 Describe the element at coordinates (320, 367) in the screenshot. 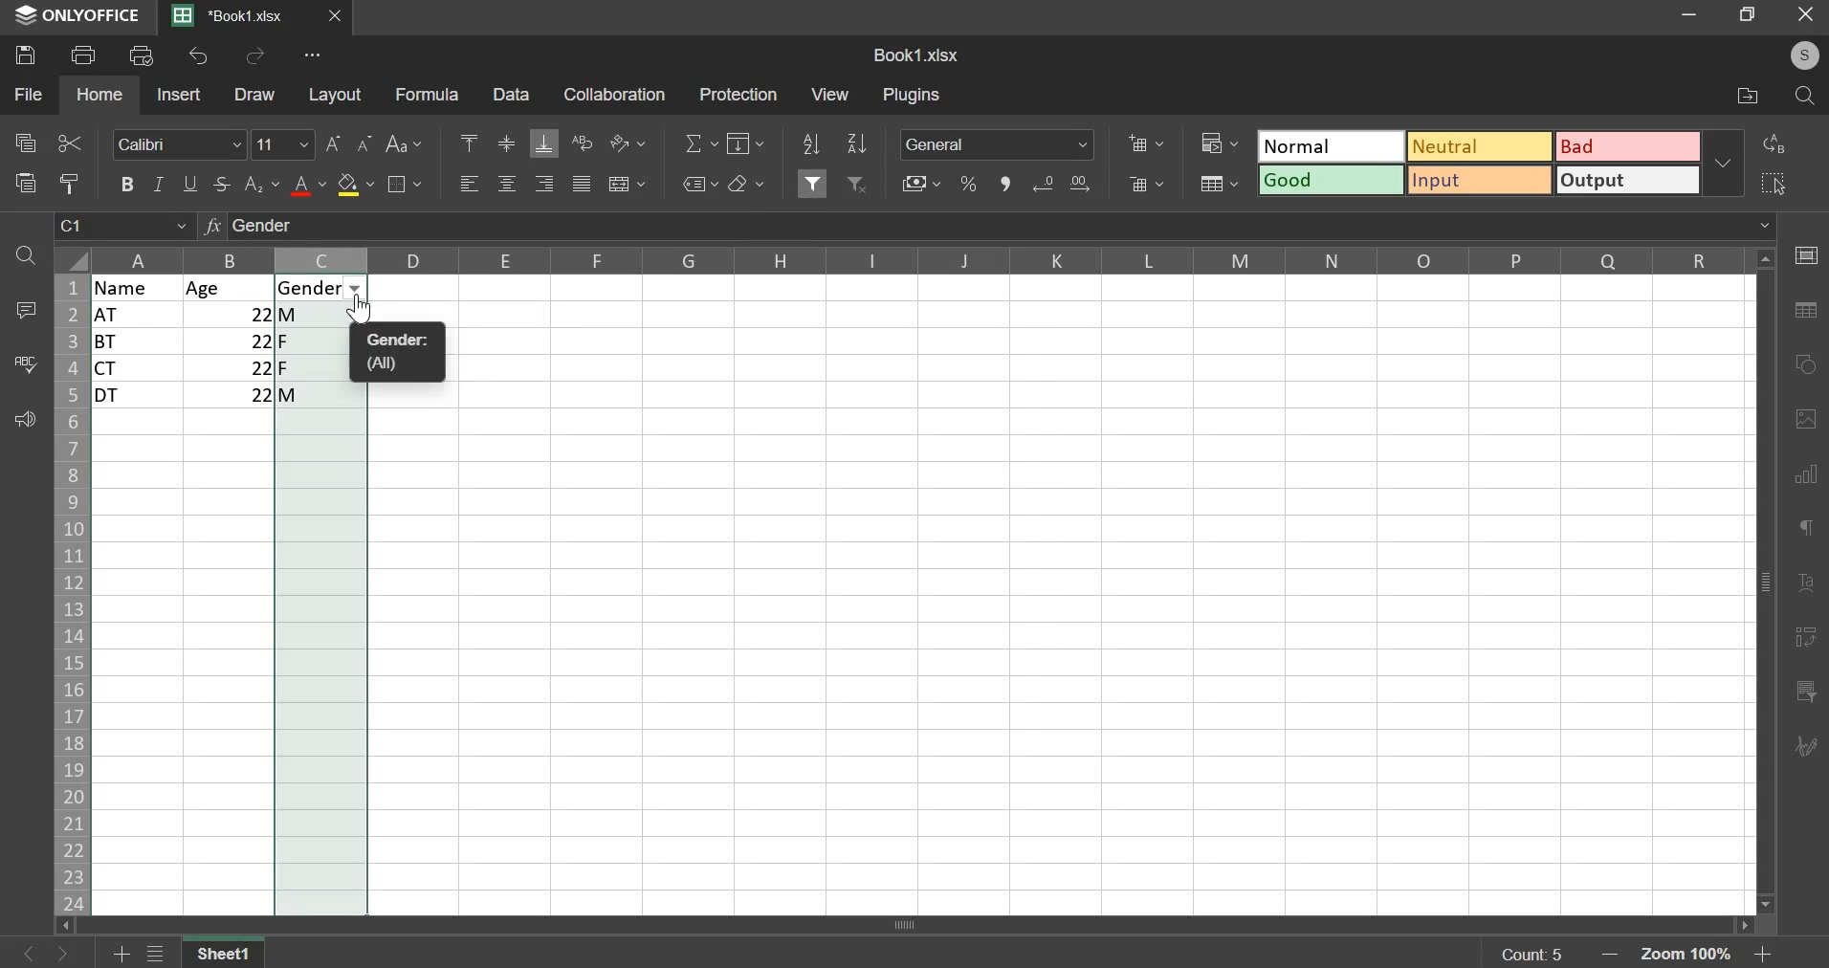

I see `f` at that location.